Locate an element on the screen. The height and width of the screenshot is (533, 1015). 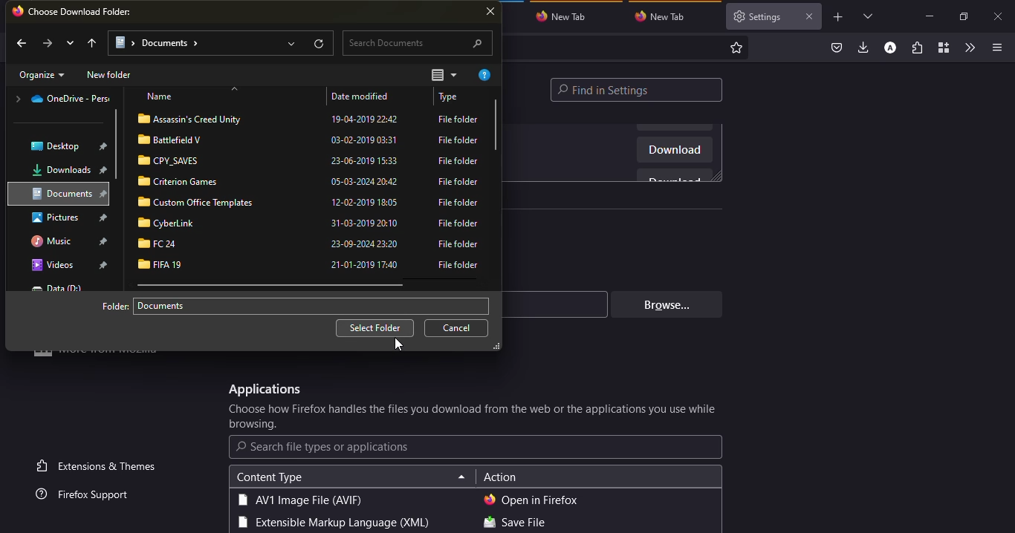
drag to is located at coordinates (1011, 305).